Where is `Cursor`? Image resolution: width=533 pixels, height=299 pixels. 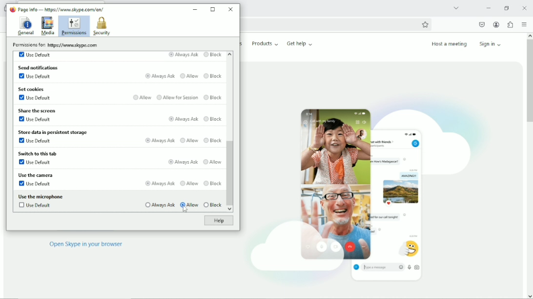 Cursor is located at coordinates (185, 210).